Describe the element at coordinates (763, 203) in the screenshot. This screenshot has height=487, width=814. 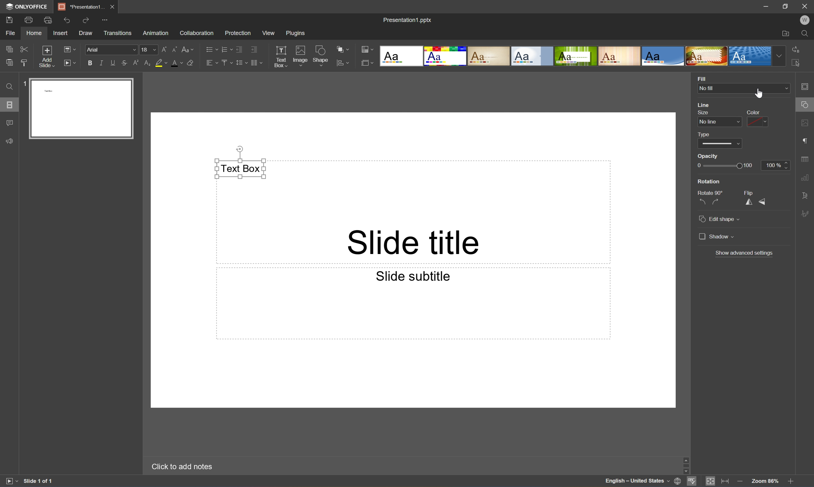
I see `Flip Vertical` at that location.